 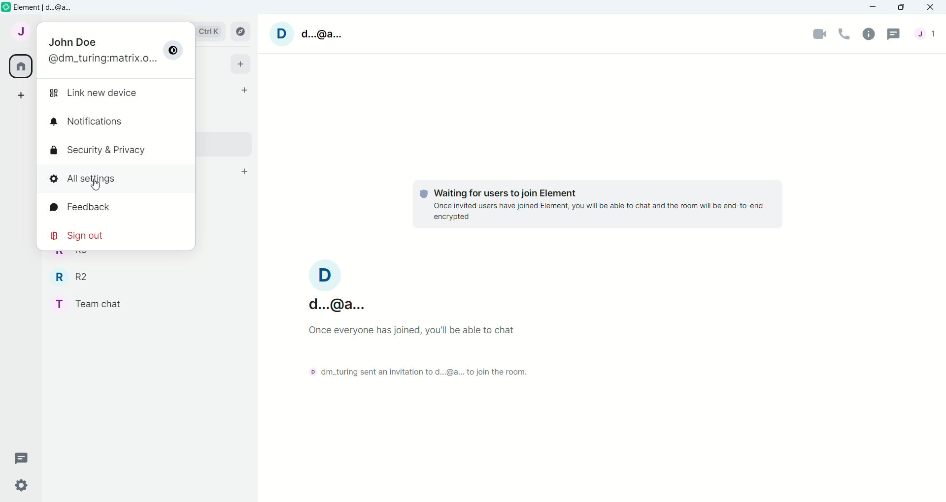 I want to click on All settings, so click(x=86, y=178).